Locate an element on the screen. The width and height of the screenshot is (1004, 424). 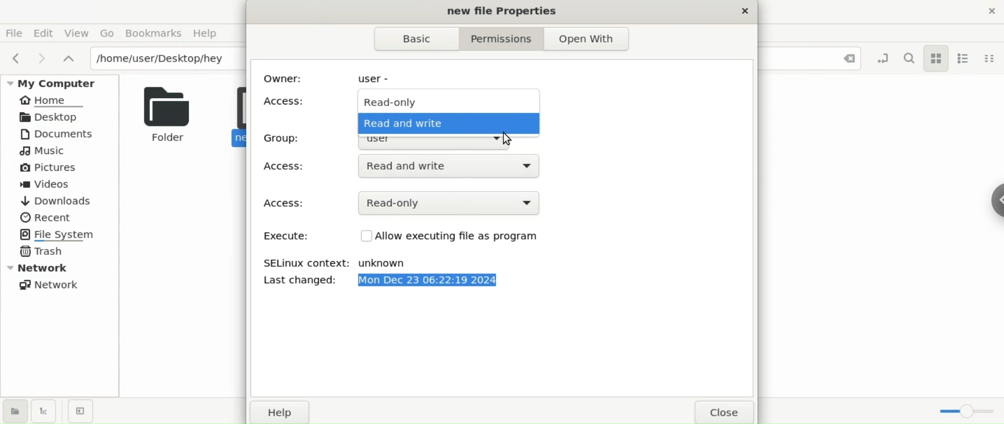
Permissions is located at coordinates (508, 38).